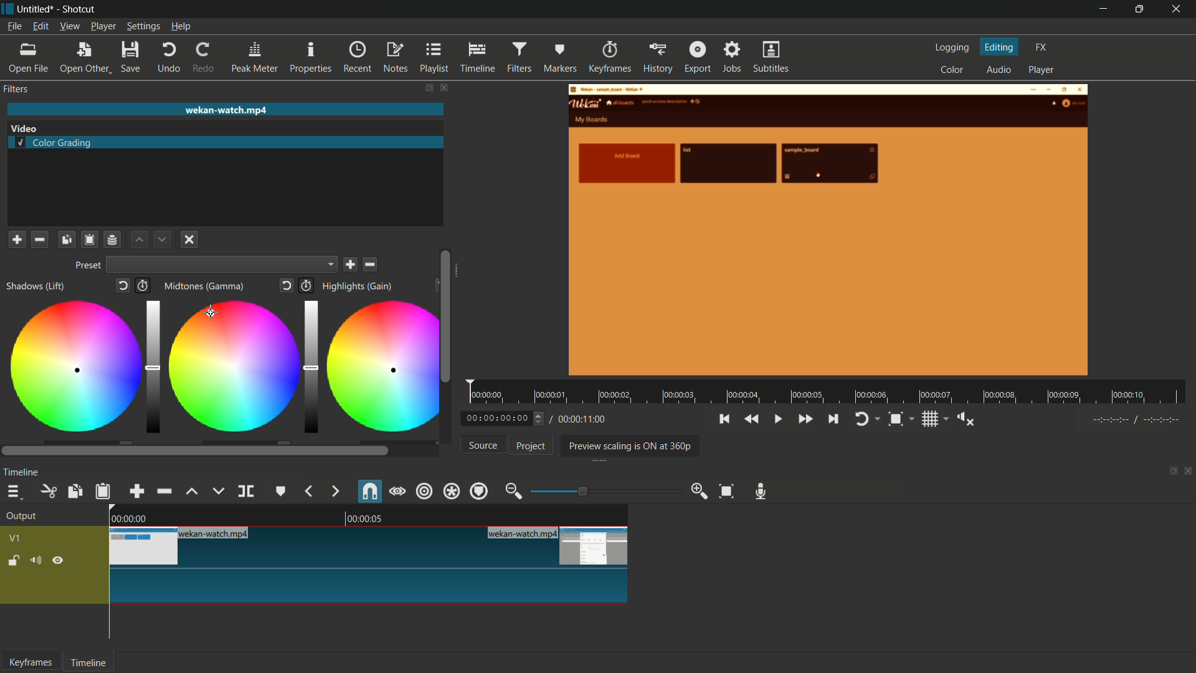 The height and width of the screenshot is (673, 1196). What do you see at coordinates (307, 491) in the screenshot?
I see `previous marker` at bounding box center [307, 491].